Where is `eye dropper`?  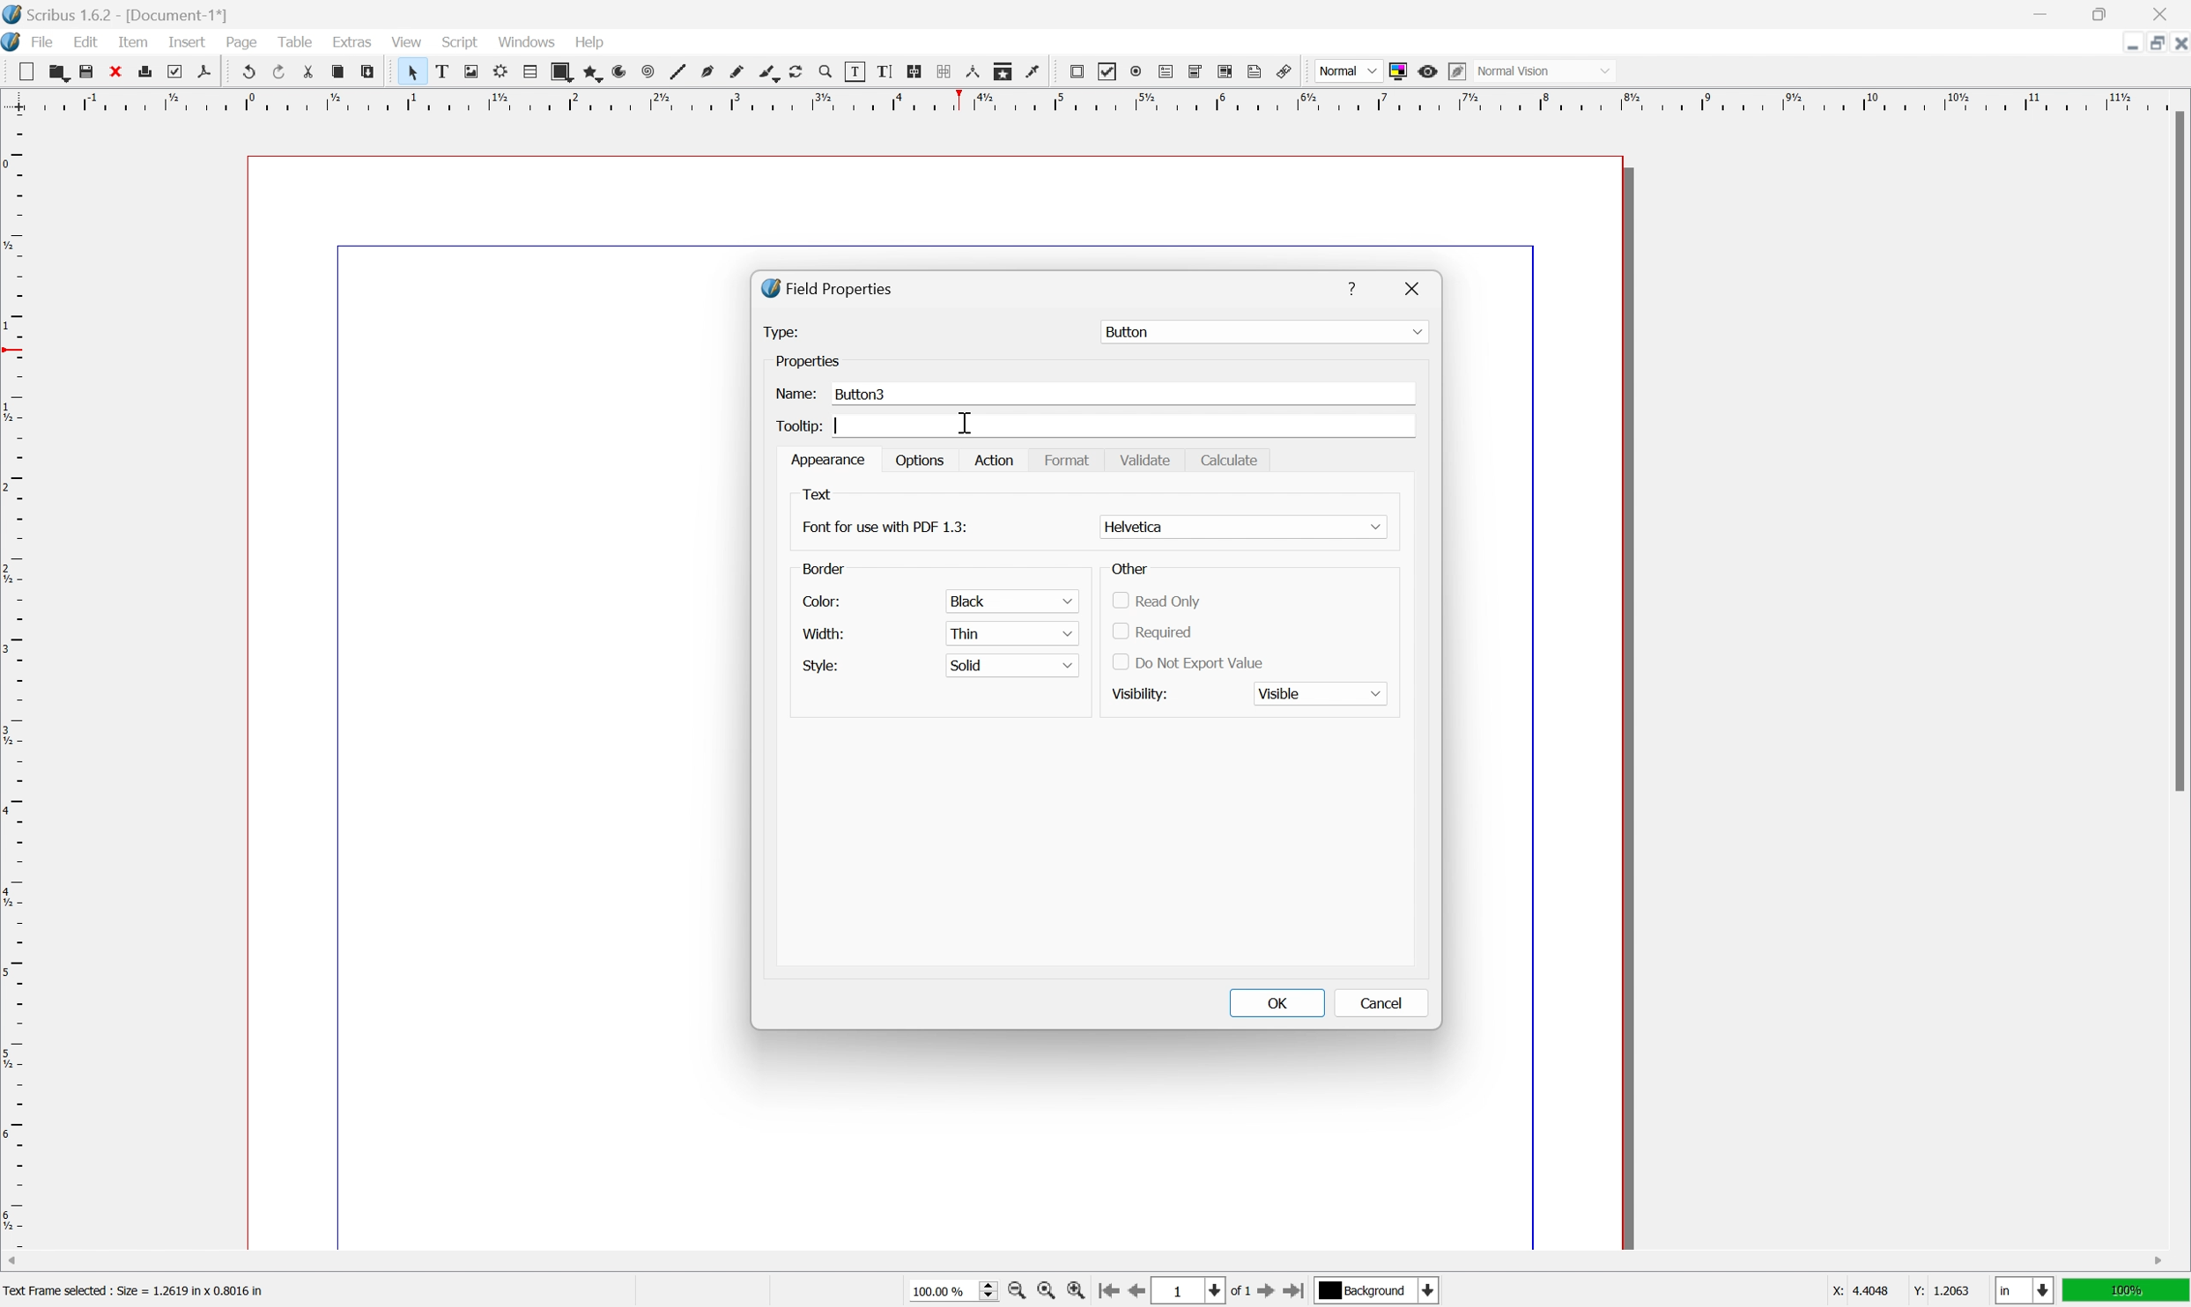 eye dropper is located at coordinates (1035, 71).